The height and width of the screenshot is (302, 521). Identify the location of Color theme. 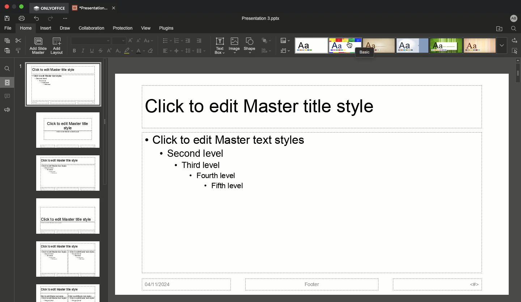
(285, 40).